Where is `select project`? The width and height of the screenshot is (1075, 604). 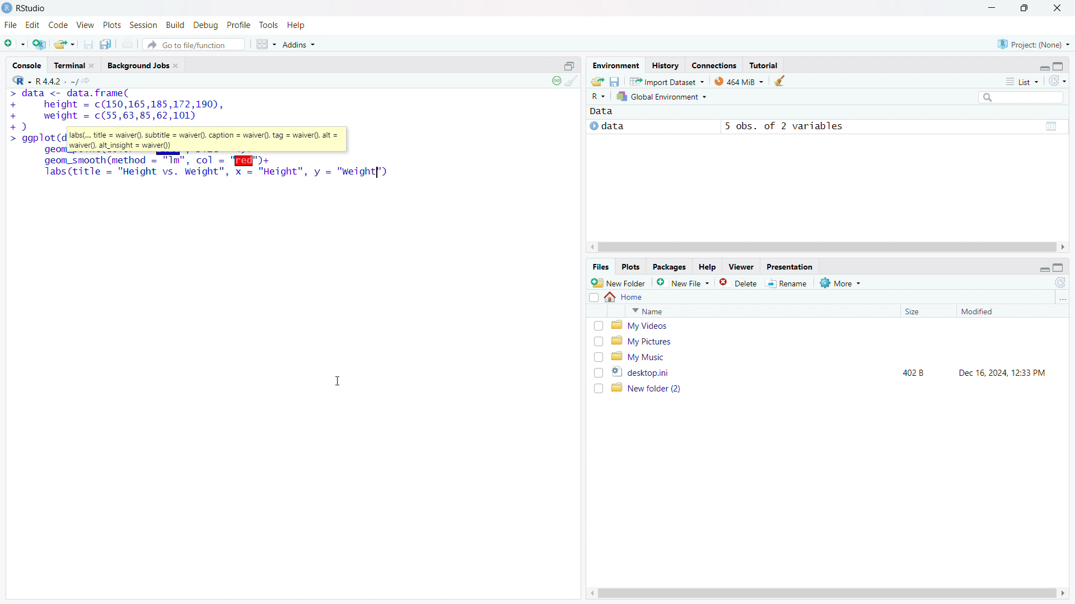 select project is located at coordinates (1034, 44).